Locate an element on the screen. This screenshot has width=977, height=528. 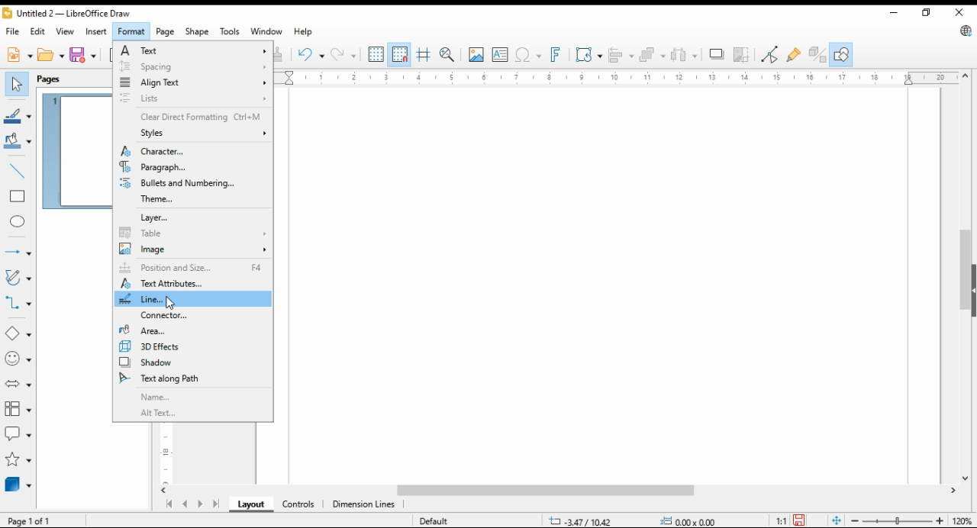
minimize is located at coordinates (896, 10).